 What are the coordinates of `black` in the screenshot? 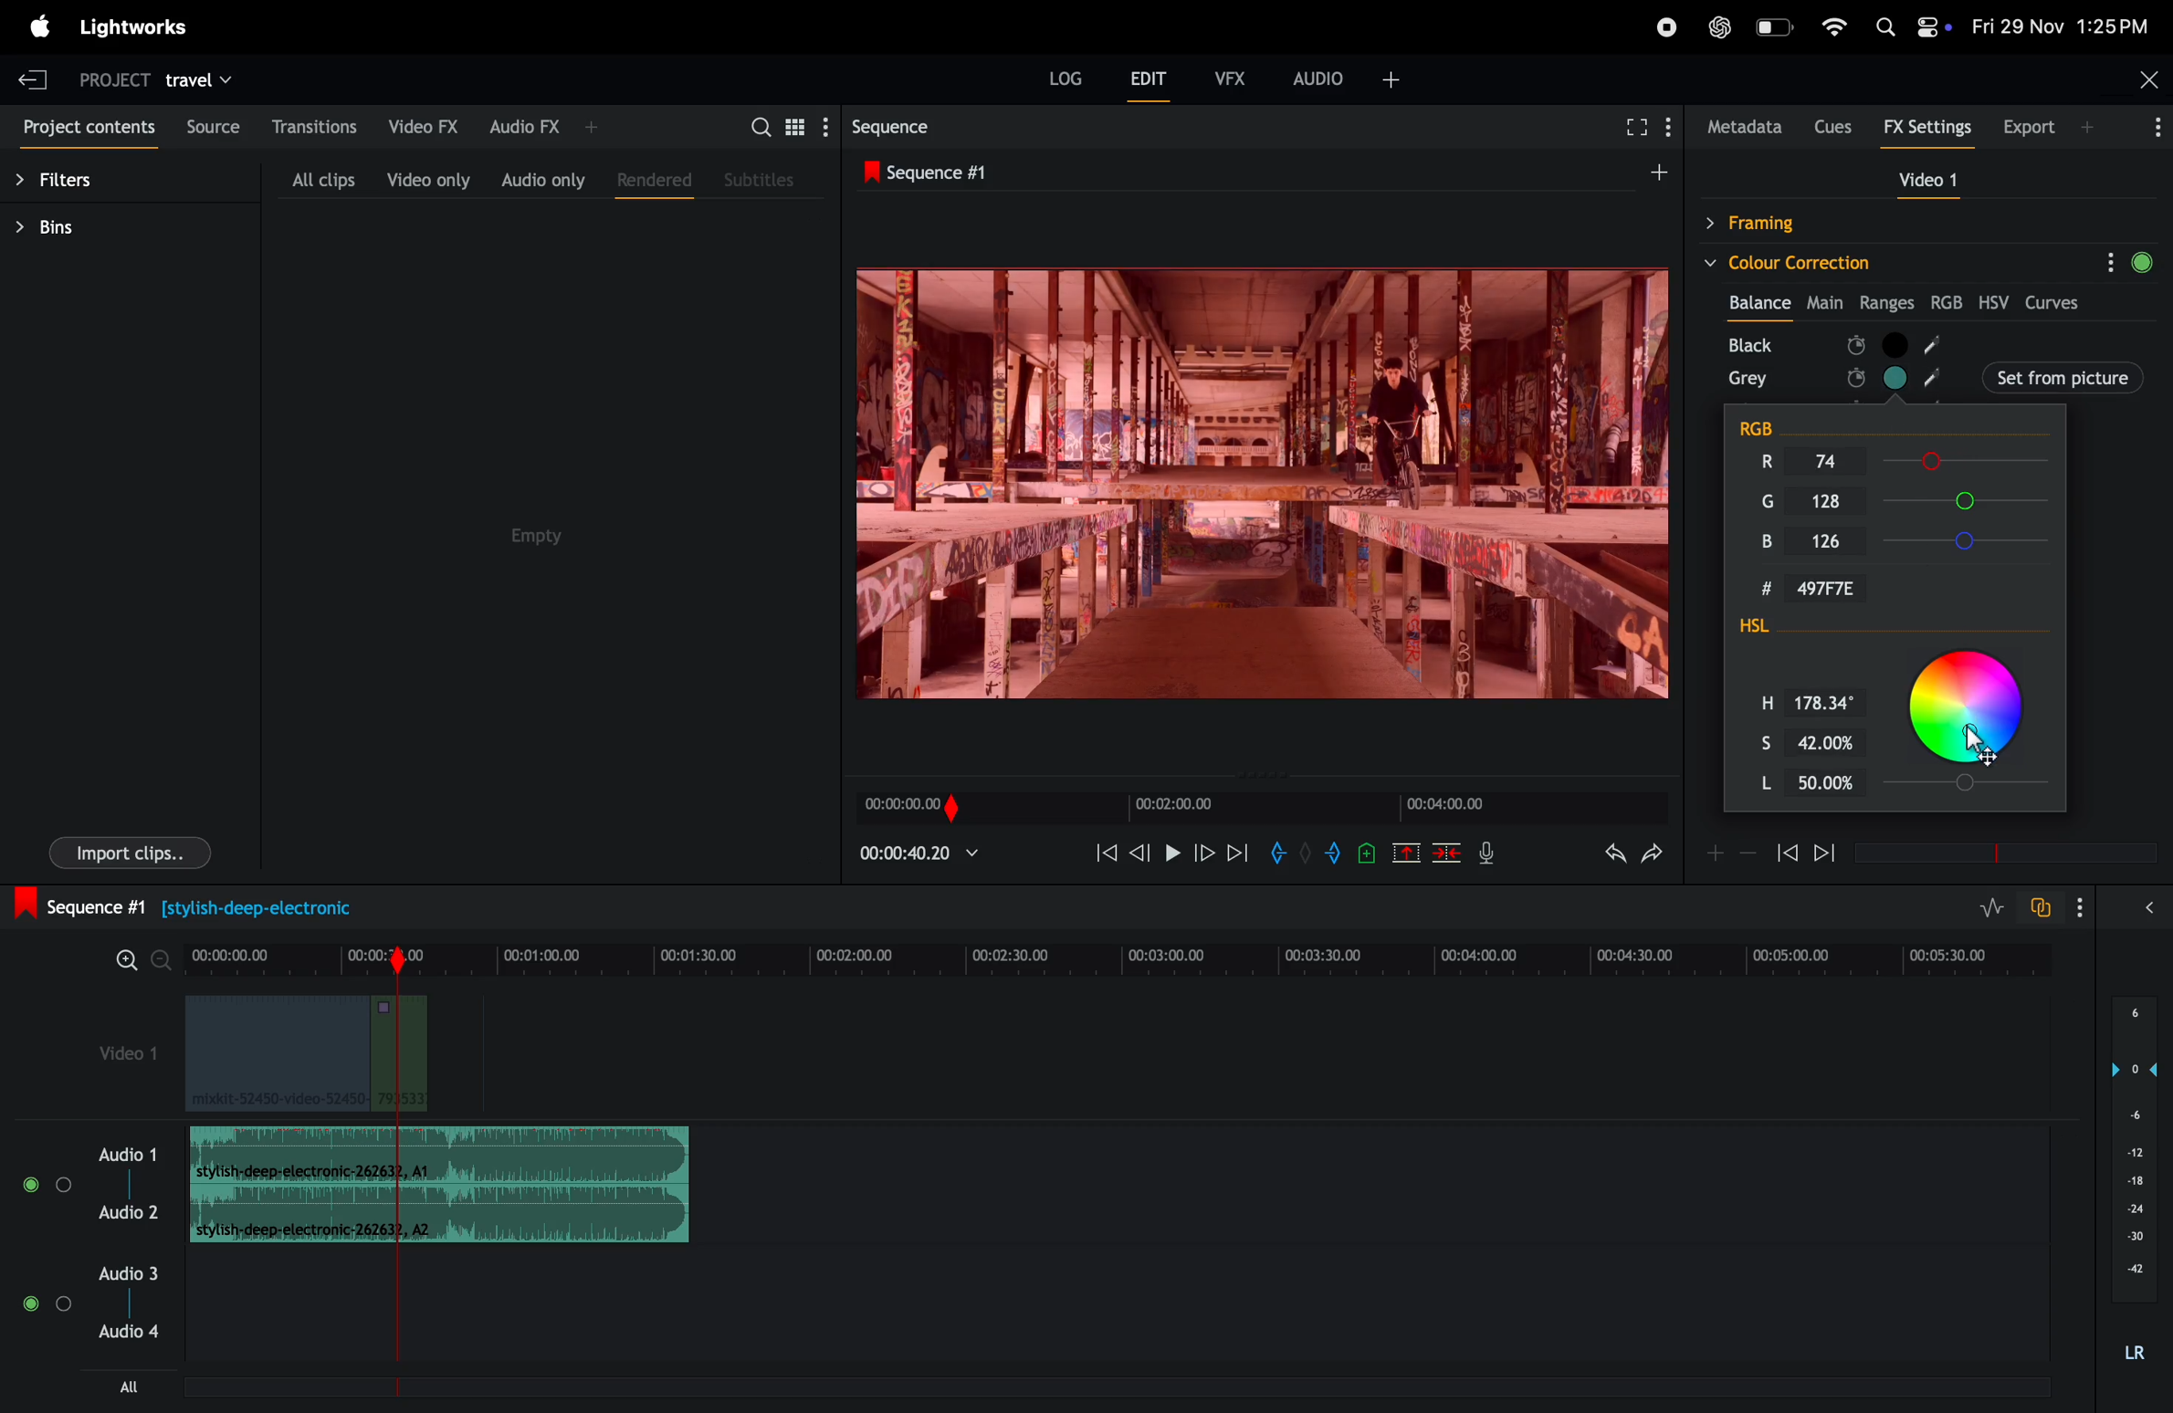 It's located at (1758, 343).